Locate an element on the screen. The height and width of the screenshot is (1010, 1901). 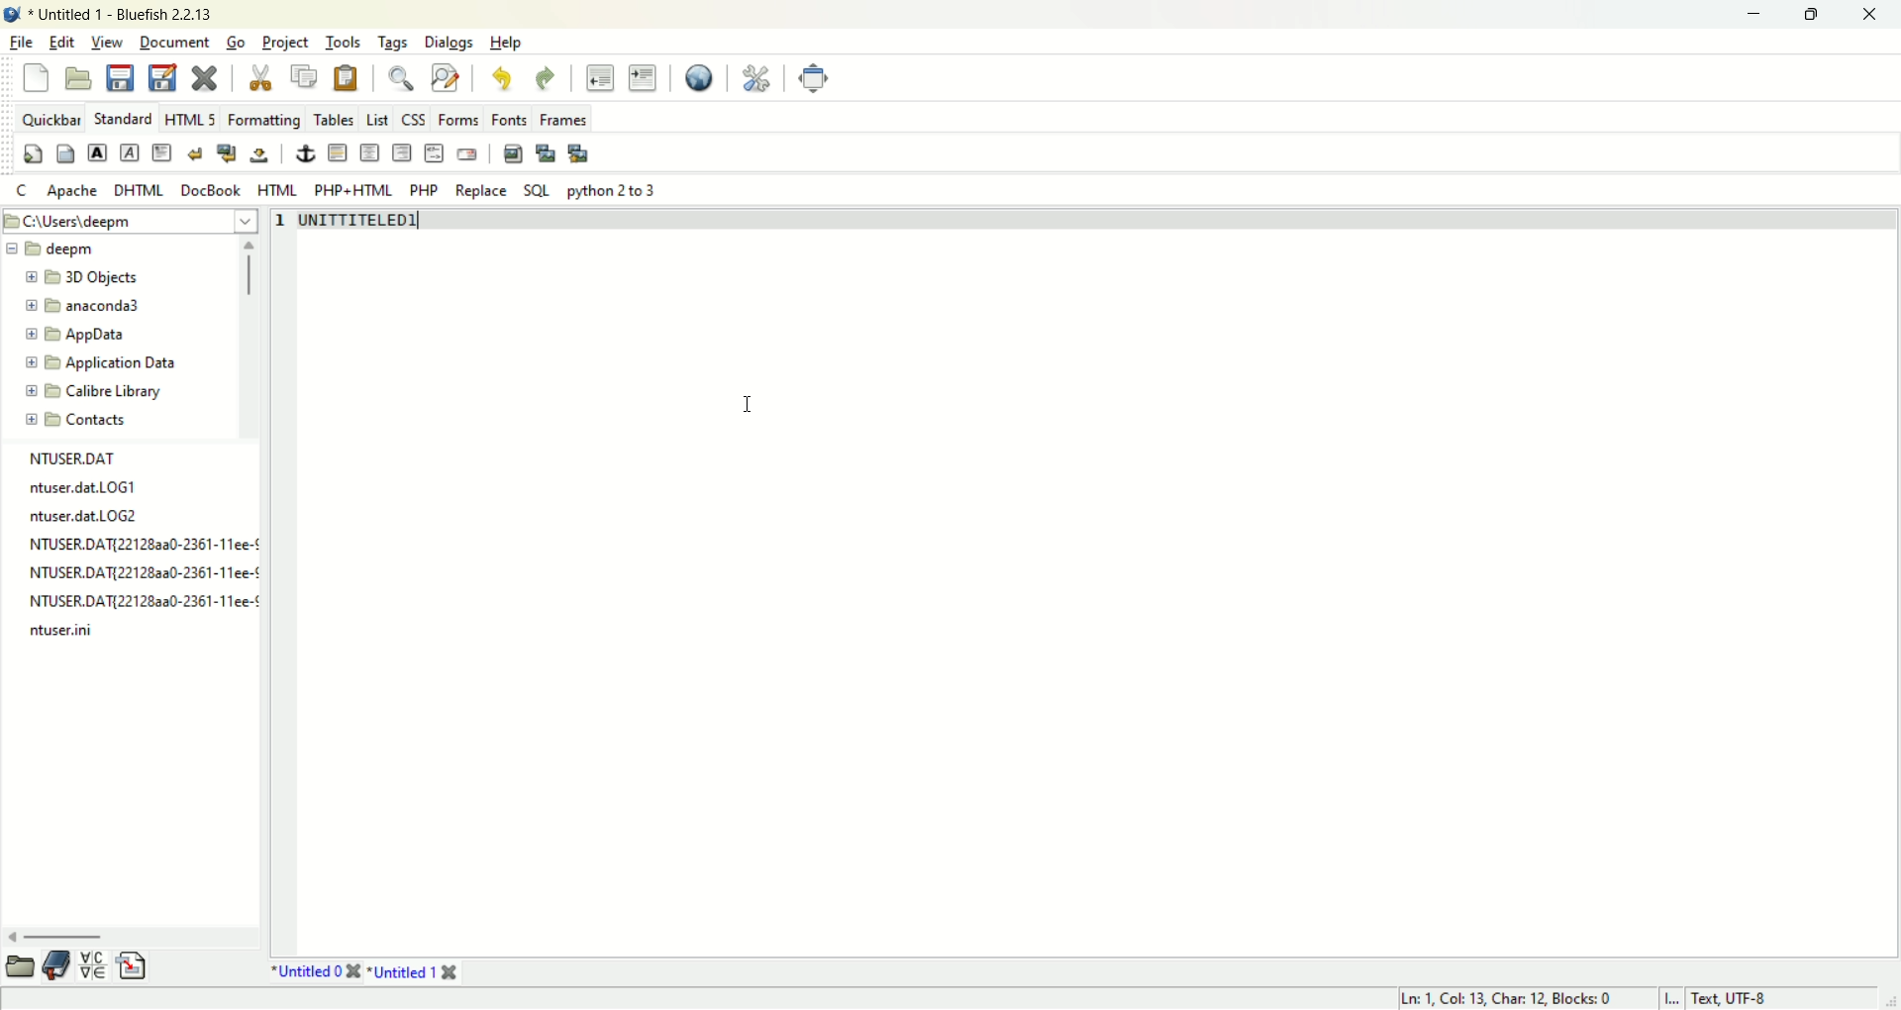
anchor is located at coordinates (306, 153).